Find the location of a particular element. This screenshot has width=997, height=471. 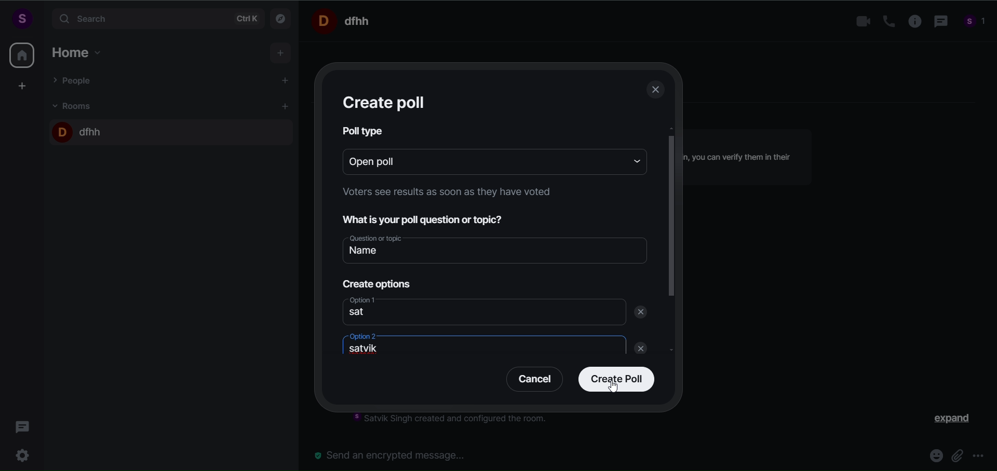

people is located at coordinates (975, 23).